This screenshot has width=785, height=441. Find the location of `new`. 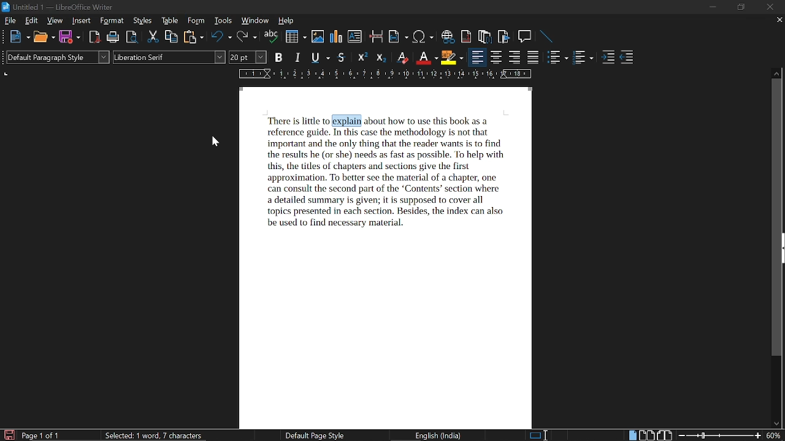

new is located at coordinates (18, 37).